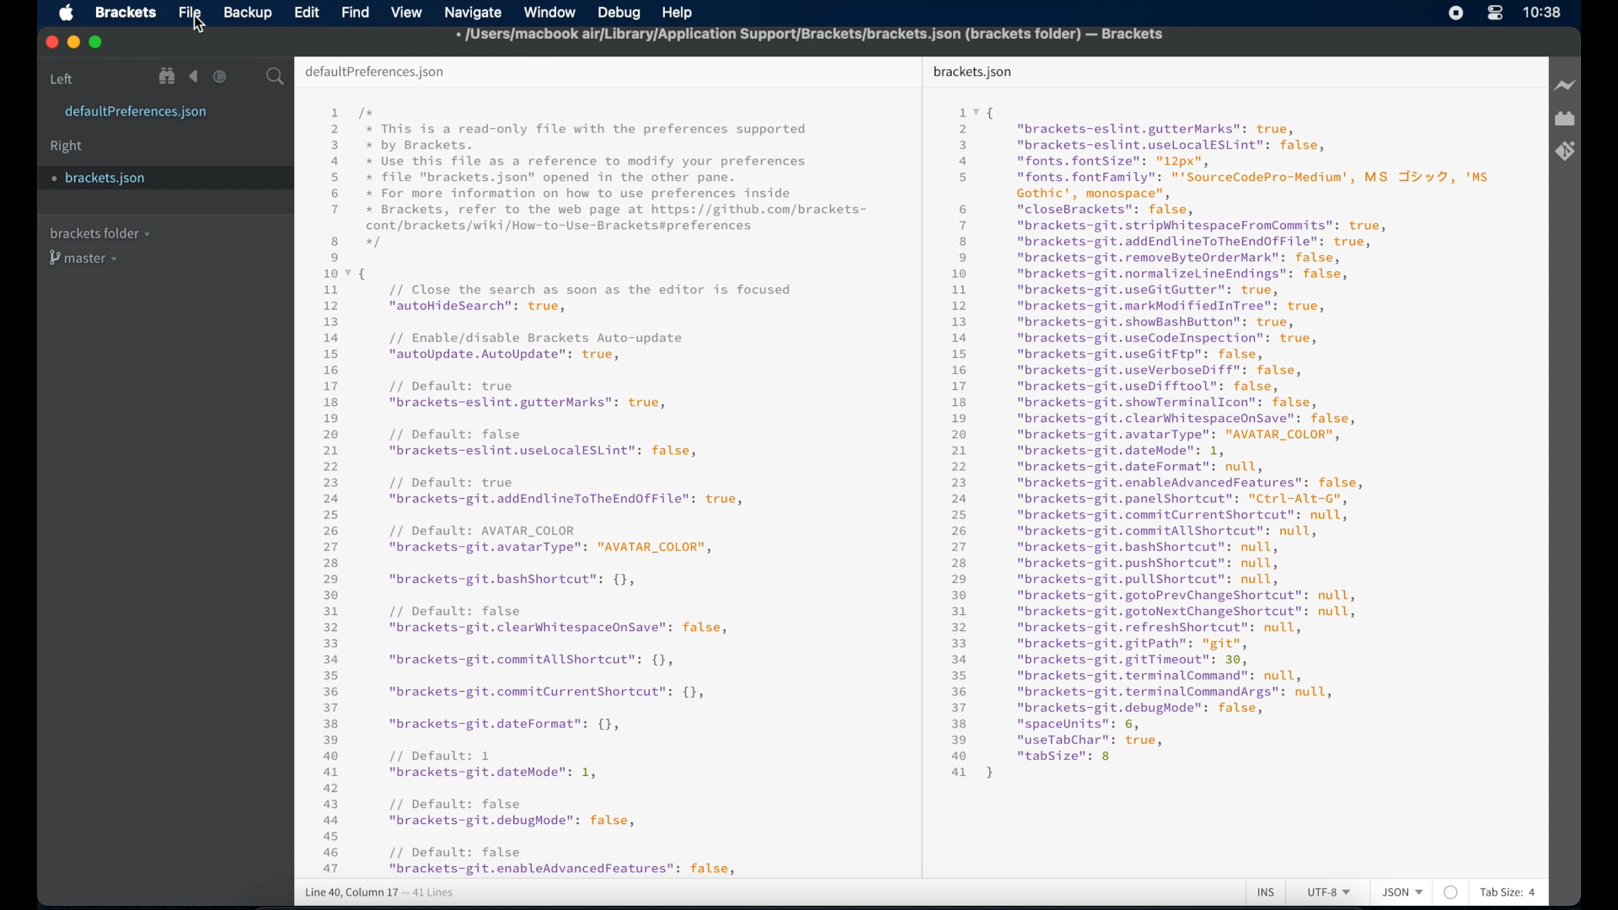 Image resolution: width=1618 pixels, height=910 pixels. What do you see at coordinates (1567, 85) in the screenshot?
I see `live preview` at bounding box center [1567, 85].